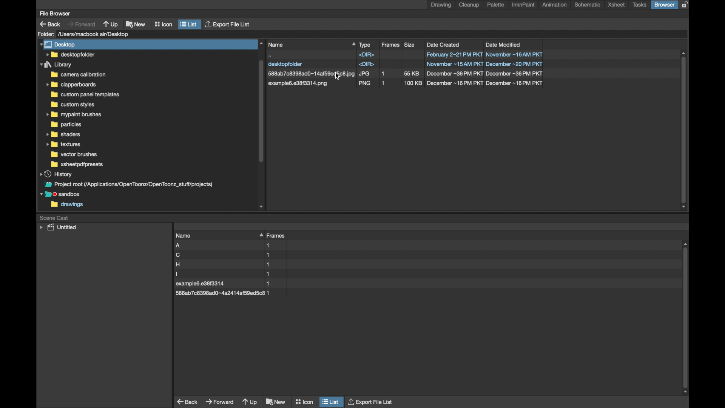 The width and height of the screenshot is (725, 408). Describe the element at coordinates (523, 5) in the screenshot. I see `inknpaint ` at that location.